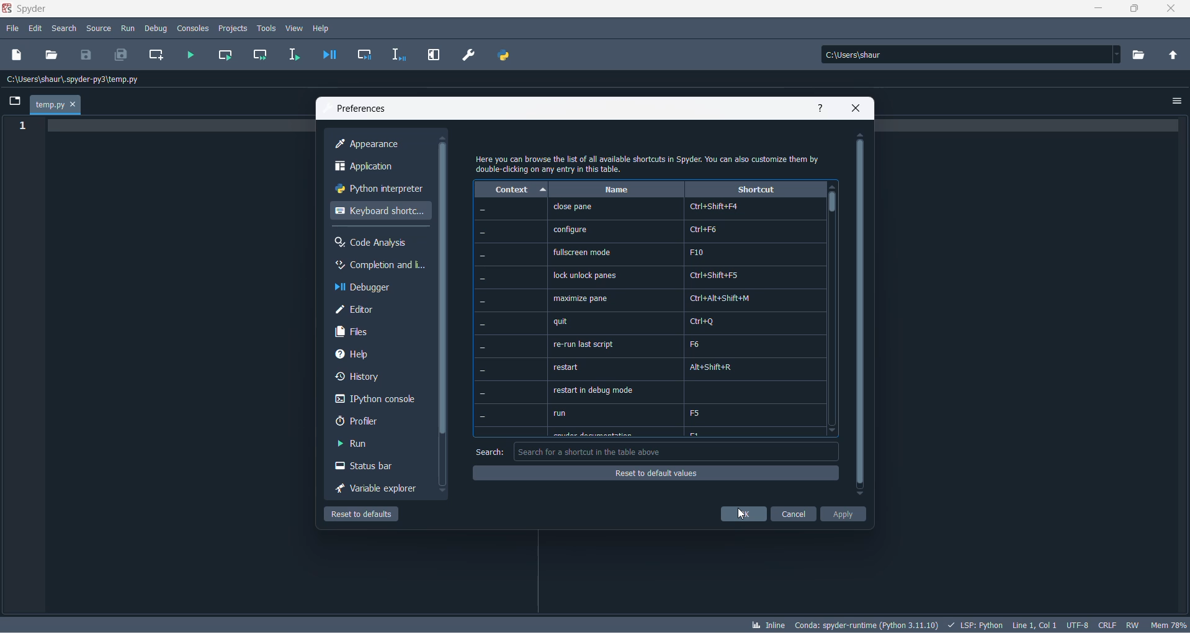 This screenshot has height=633, width=1190. What do you see at coordinates (256, 57) in the screenshot?
I see `run current cell` at bounding box center [256, 57].